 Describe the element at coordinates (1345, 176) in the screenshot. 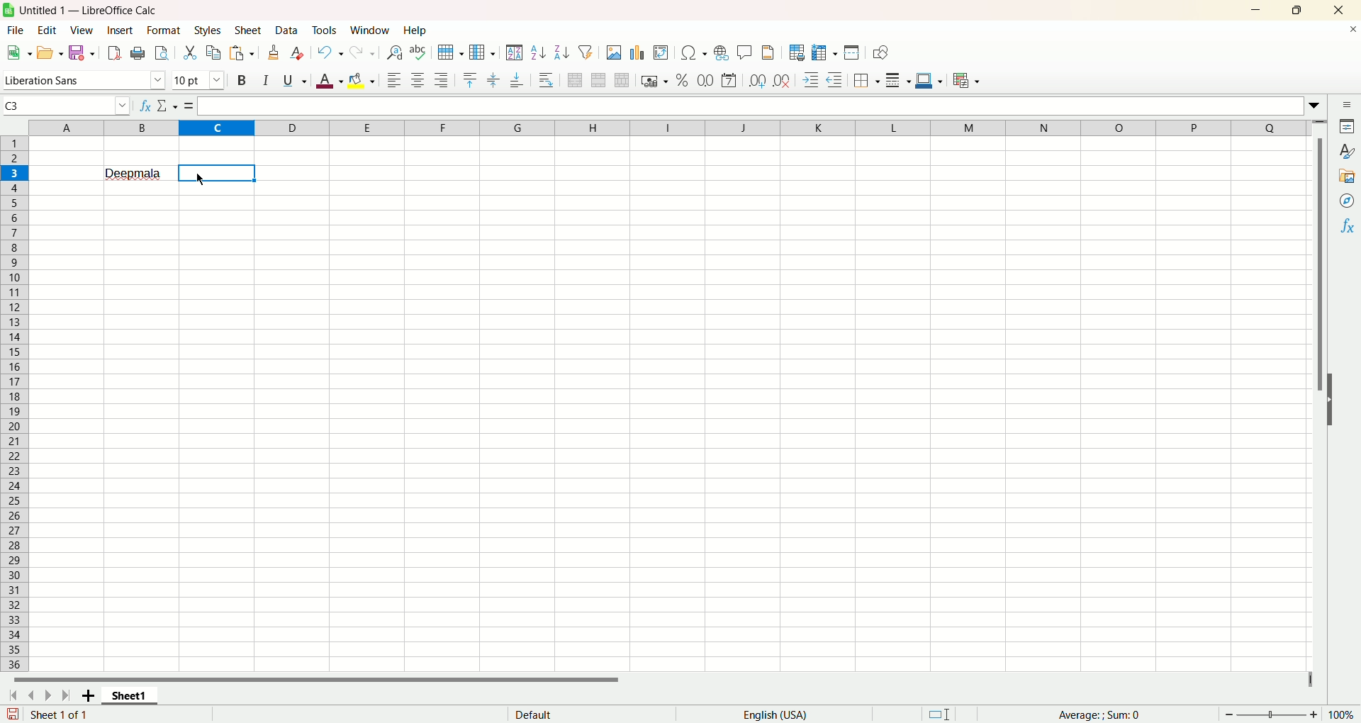

I see `Gallery` at that location.